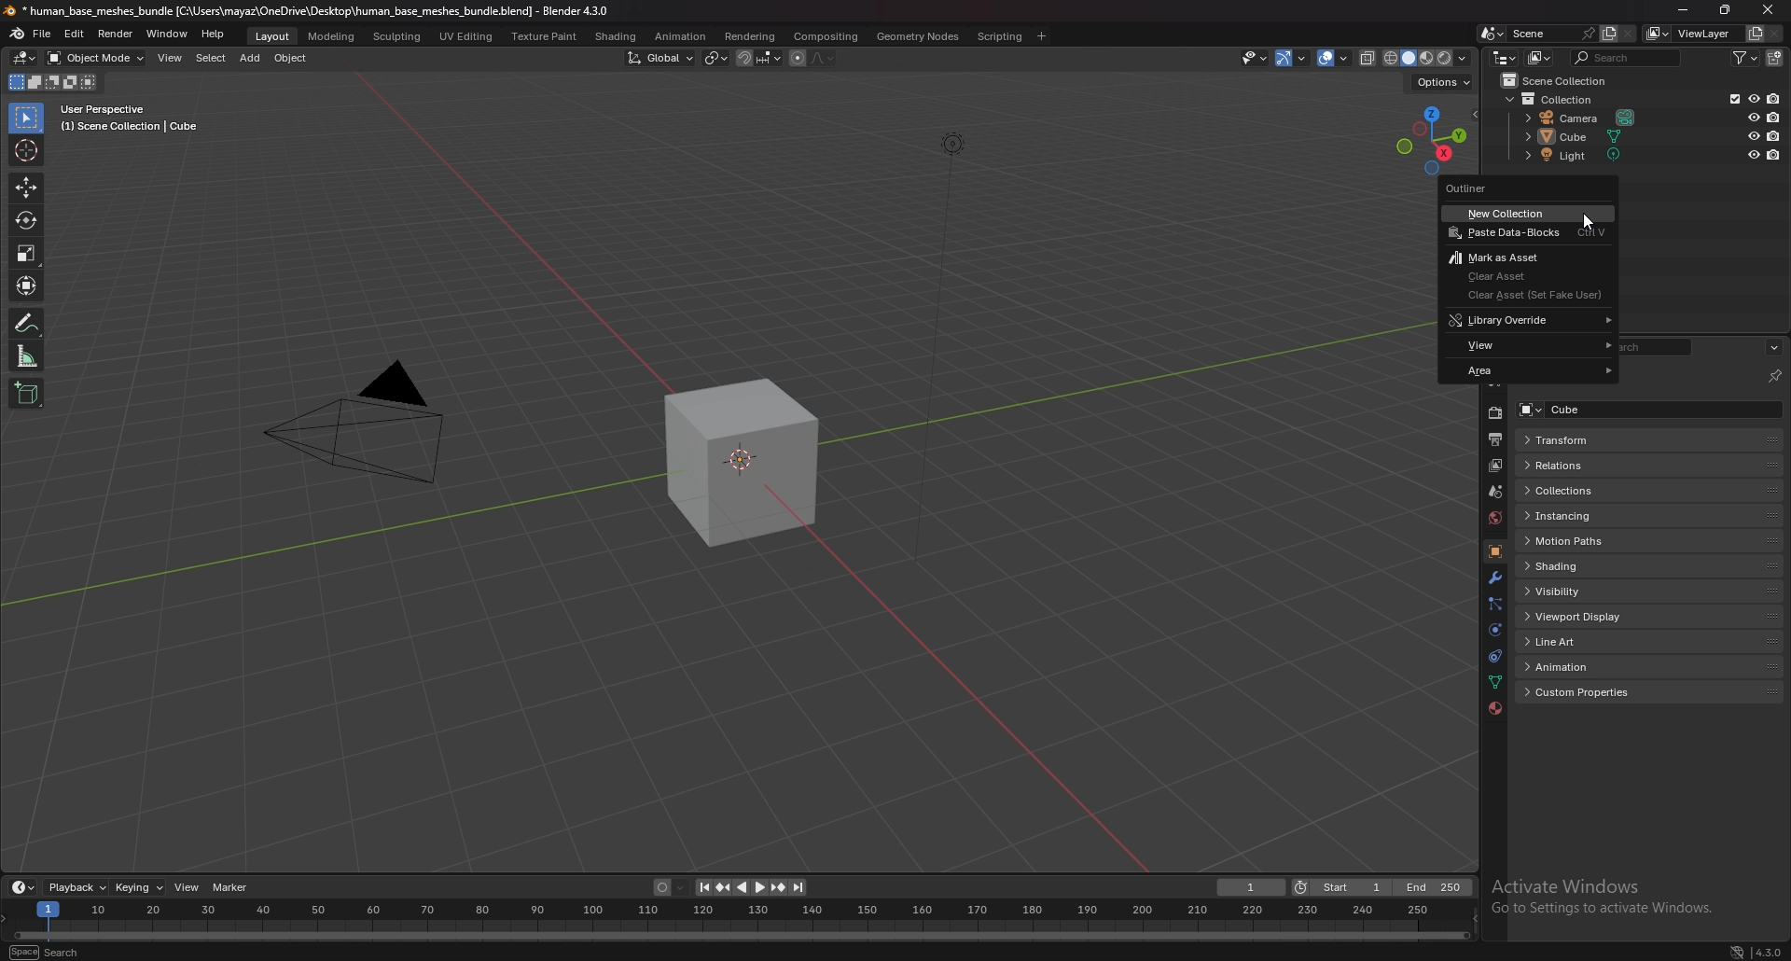 Image resolution: width=1791 pixels, height=961 pixels. What do you see at coordinates (1527, 371) in the screenshot?
I see `area` at bounding box center [1527, 371].